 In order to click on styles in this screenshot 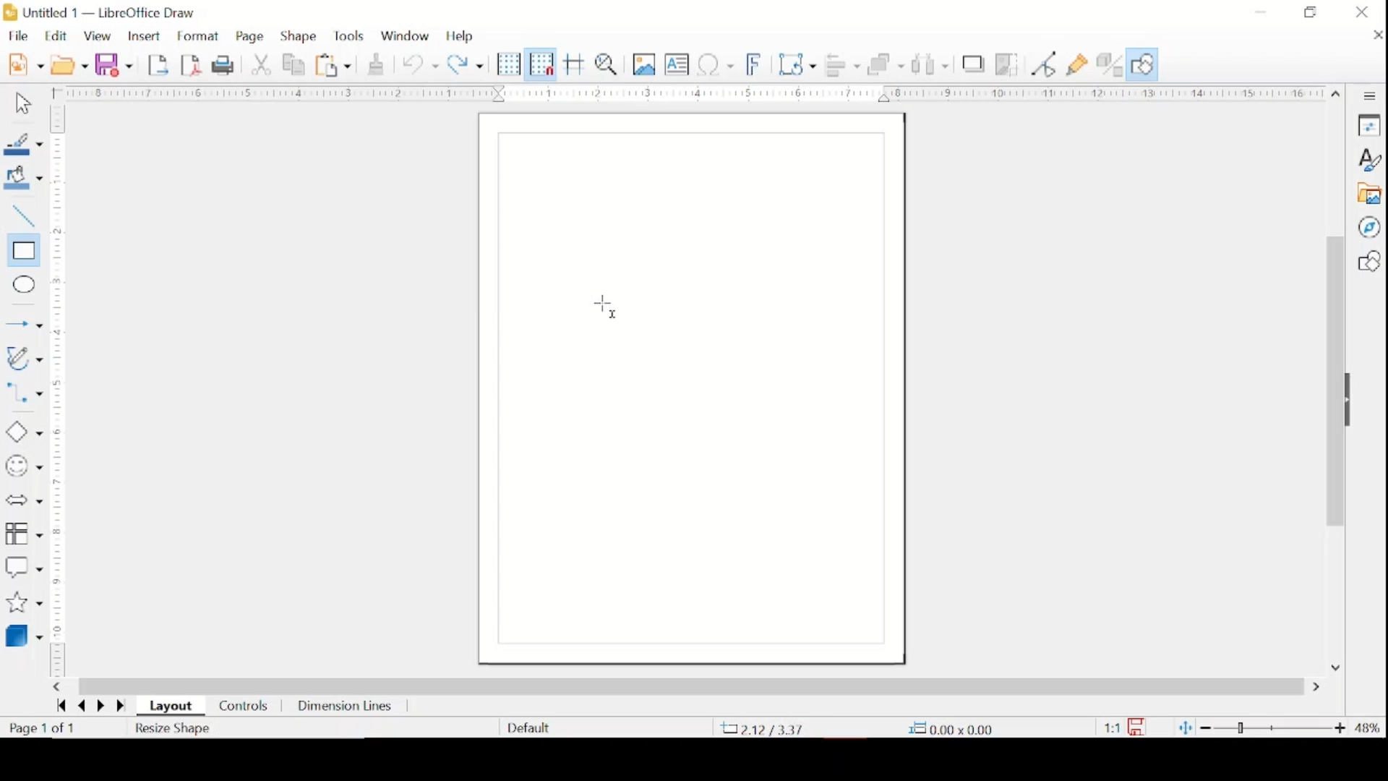, I will do `click(1368, 160)`.